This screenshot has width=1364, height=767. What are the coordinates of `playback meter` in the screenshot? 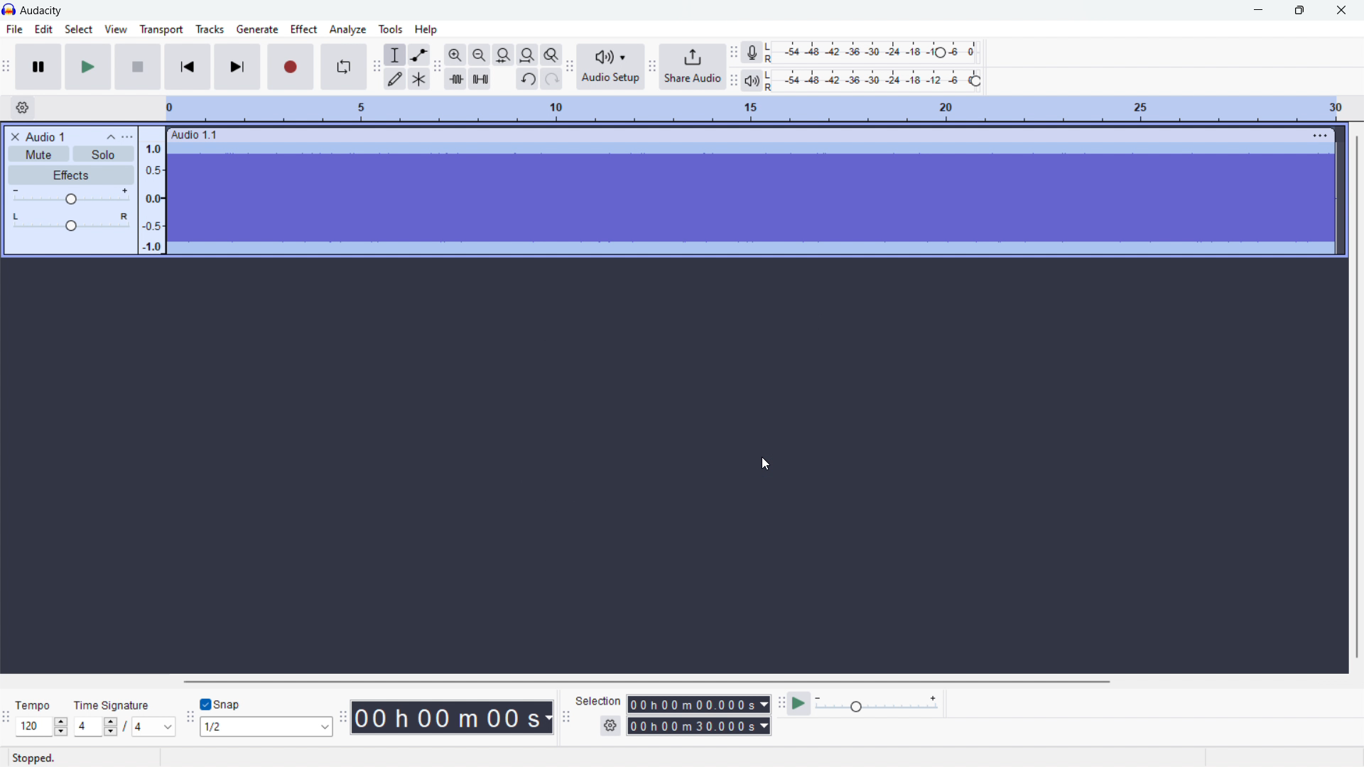 It's located at (877, 703).